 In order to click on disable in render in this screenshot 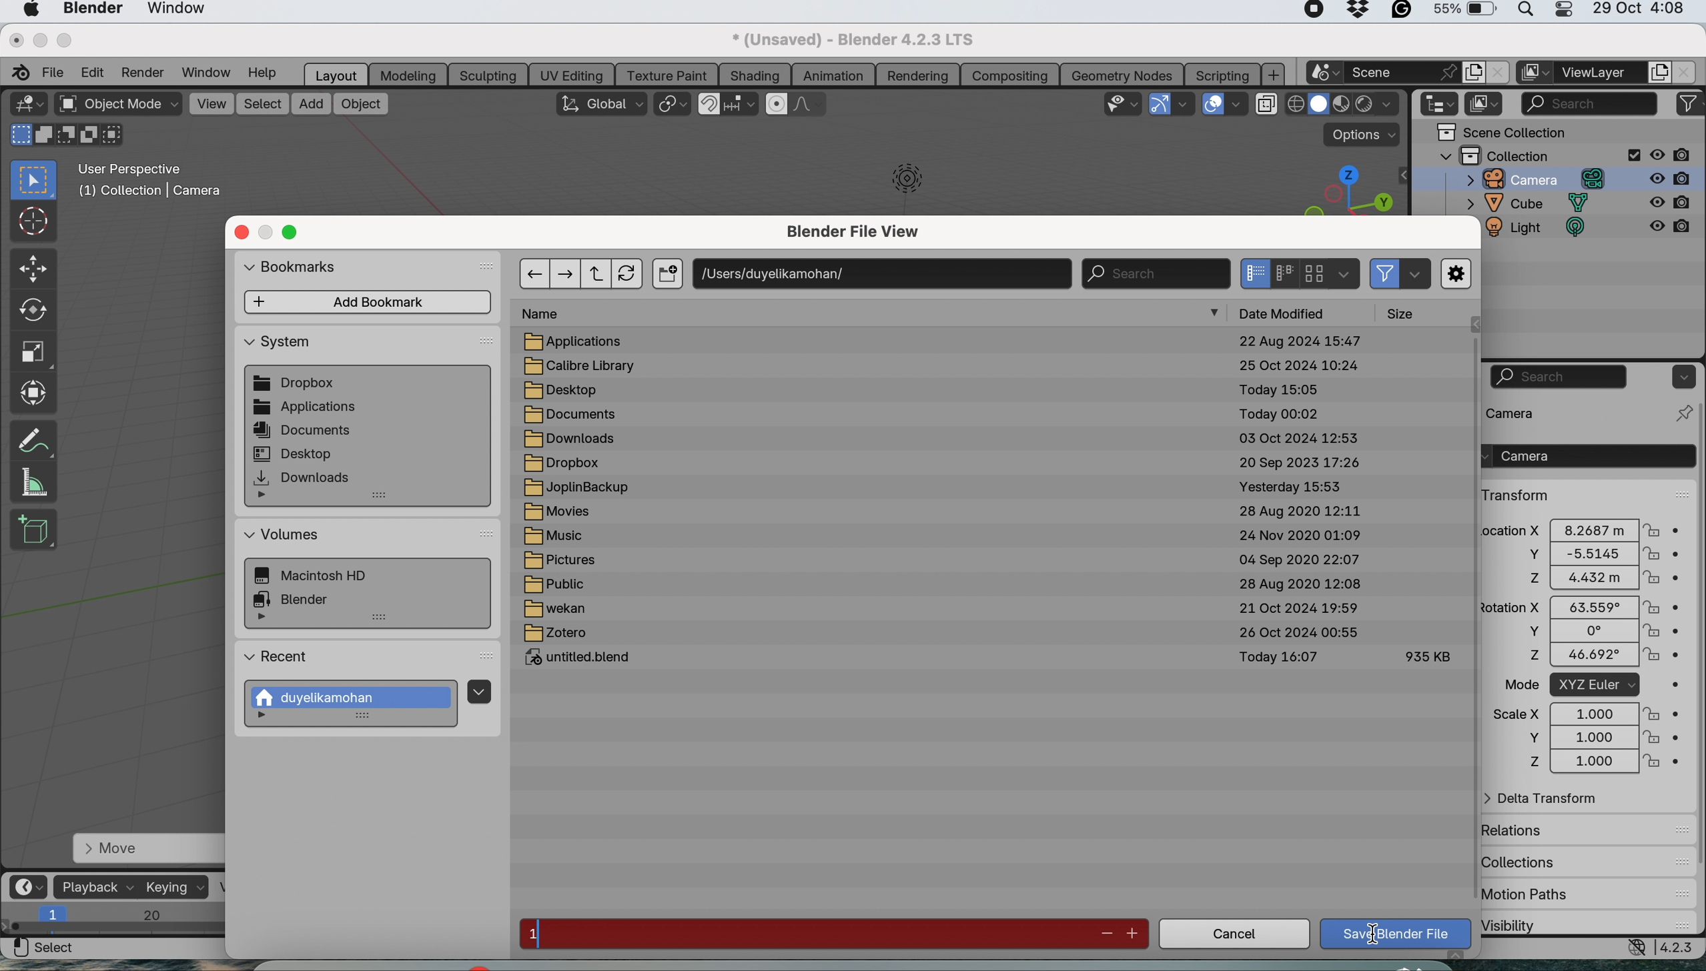, I will do `click(1670, 231)`.